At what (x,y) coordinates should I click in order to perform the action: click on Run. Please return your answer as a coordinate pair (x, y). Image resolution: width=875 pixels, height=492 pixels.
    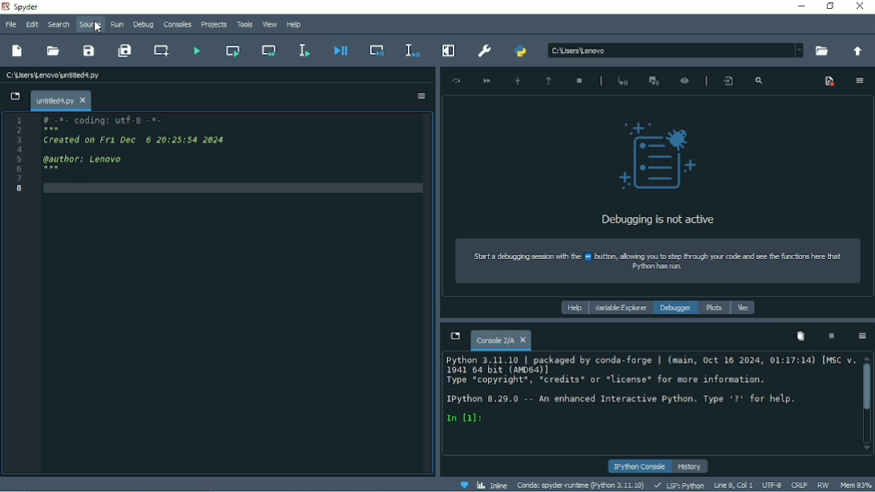
    Looking at the image, I should click on (116, 24).